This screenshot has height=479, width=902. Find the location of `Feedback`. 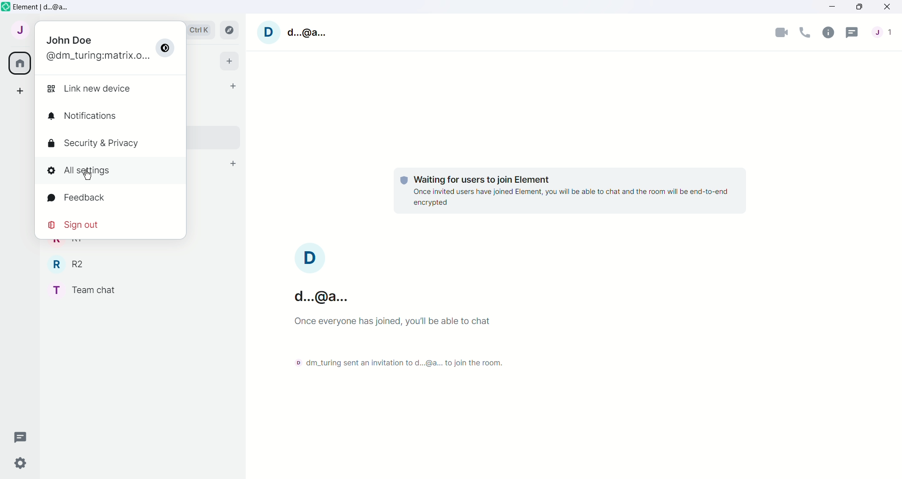

Feedback is located at coordinates (110, 198).